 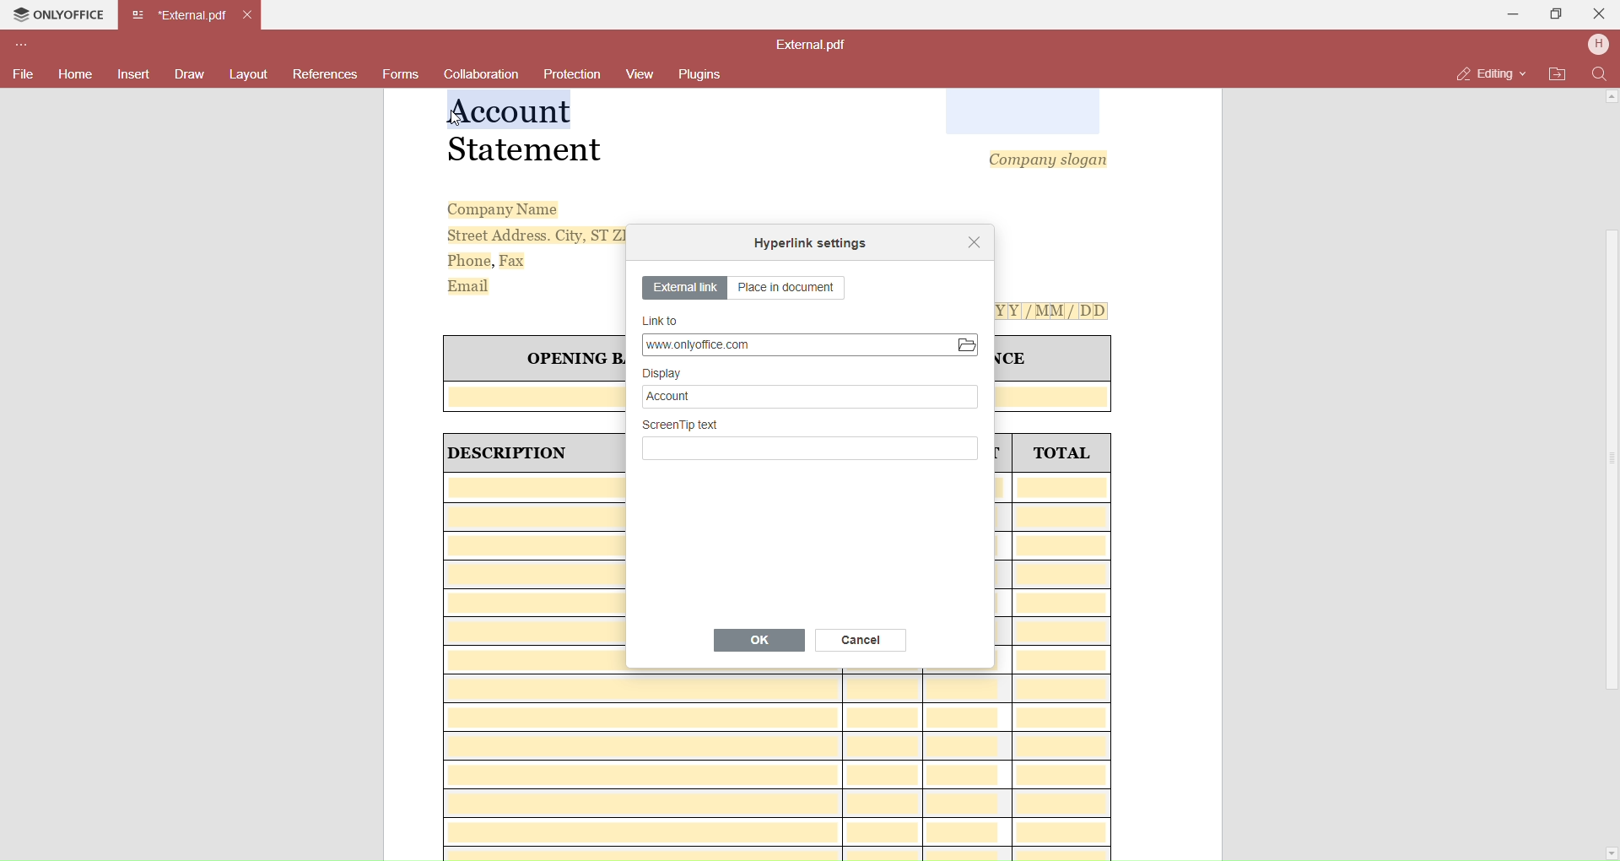 What do you see at coordinates (1599, 74) in the screenshot?
I see `Find` at bounding box center [1599, 74].